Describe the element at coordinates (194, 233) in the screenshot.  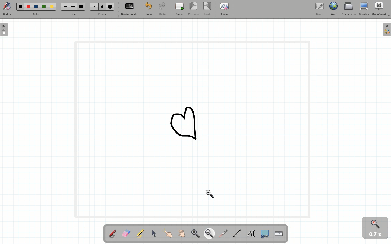
I see `Zoom in` at that location.